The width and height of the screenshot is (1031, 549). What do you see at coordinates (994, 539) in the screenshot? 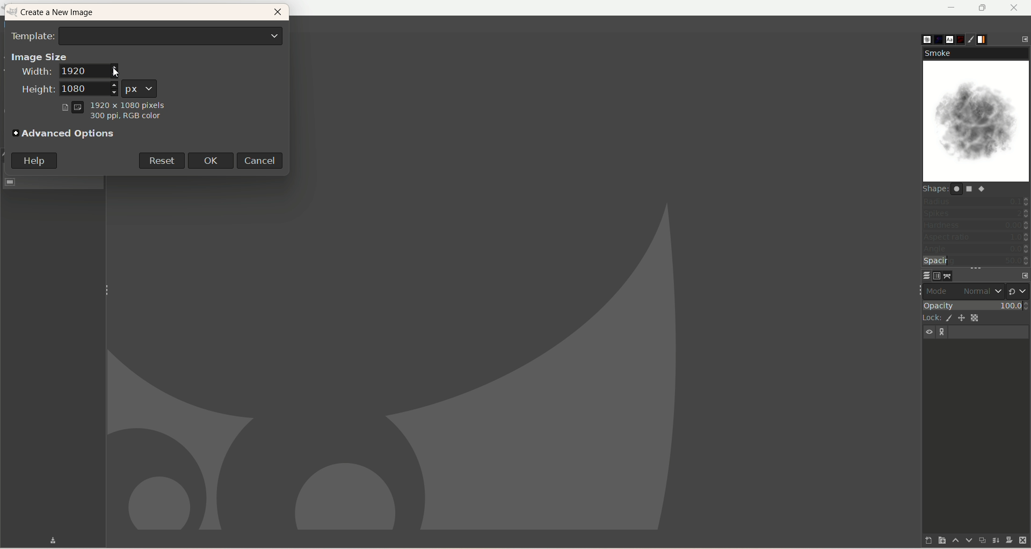
I see `merge this layer` at bounding box center [994, 539].